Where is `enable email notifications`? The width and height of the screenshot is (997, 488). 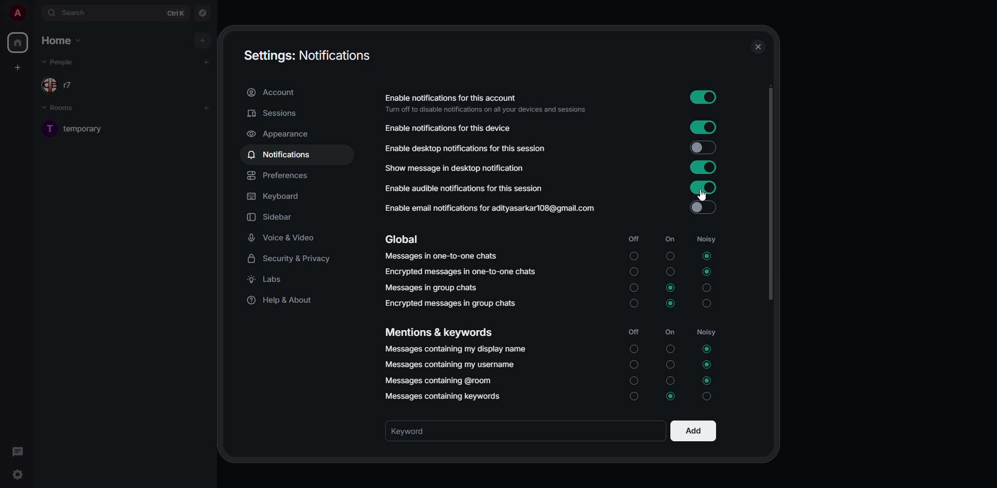
enable email notifications is located at coordinates (493, 208).